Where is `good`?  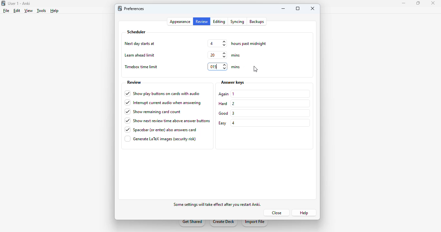
good is located at coordinates (224, 113).